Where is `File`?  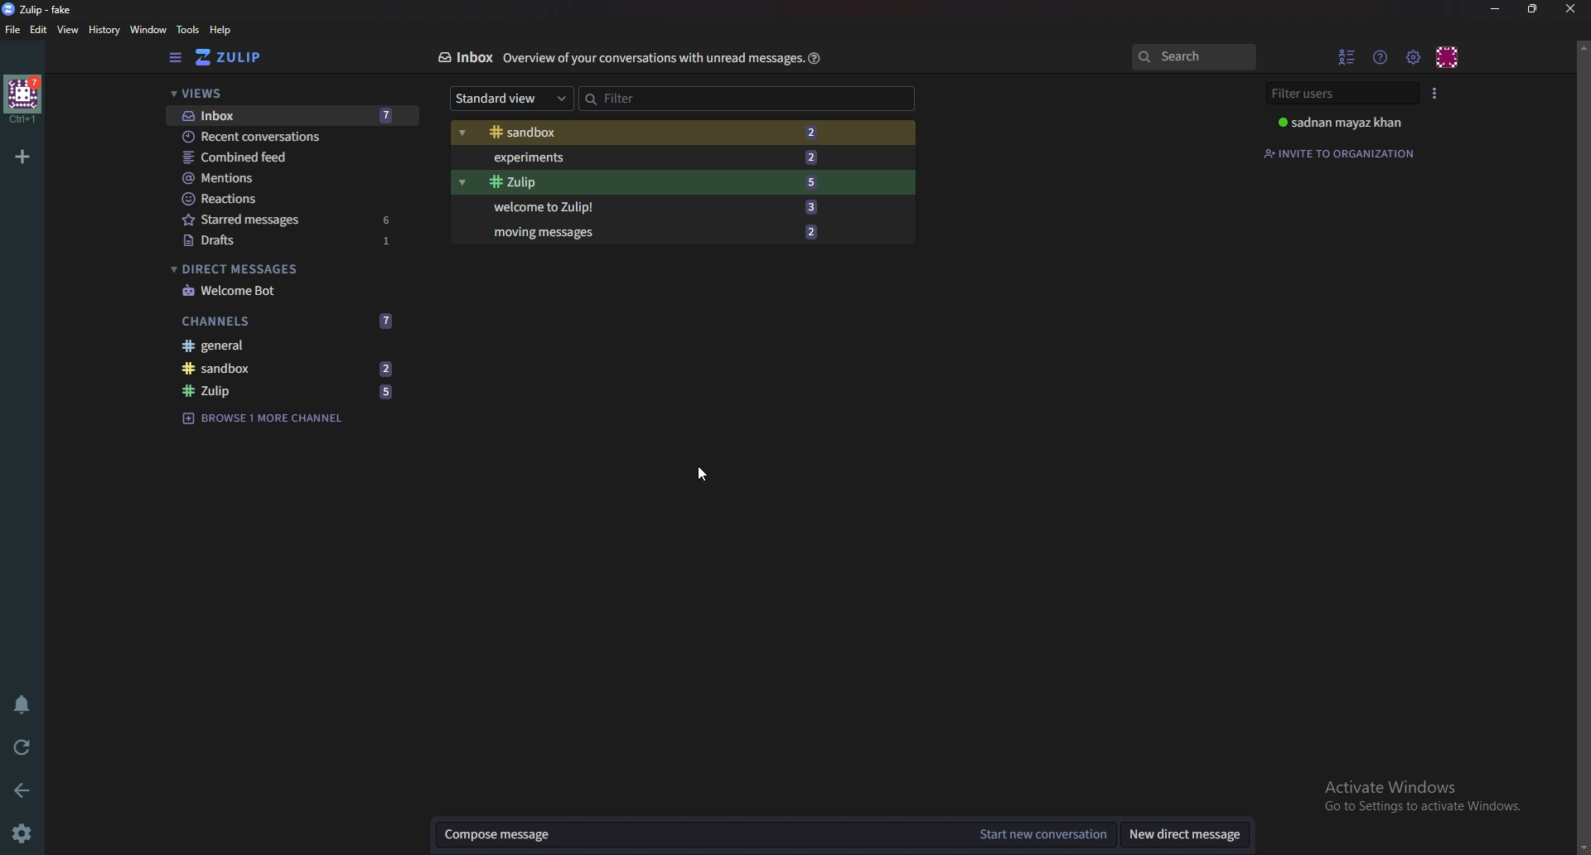
File is located at coordinates (13, 30).